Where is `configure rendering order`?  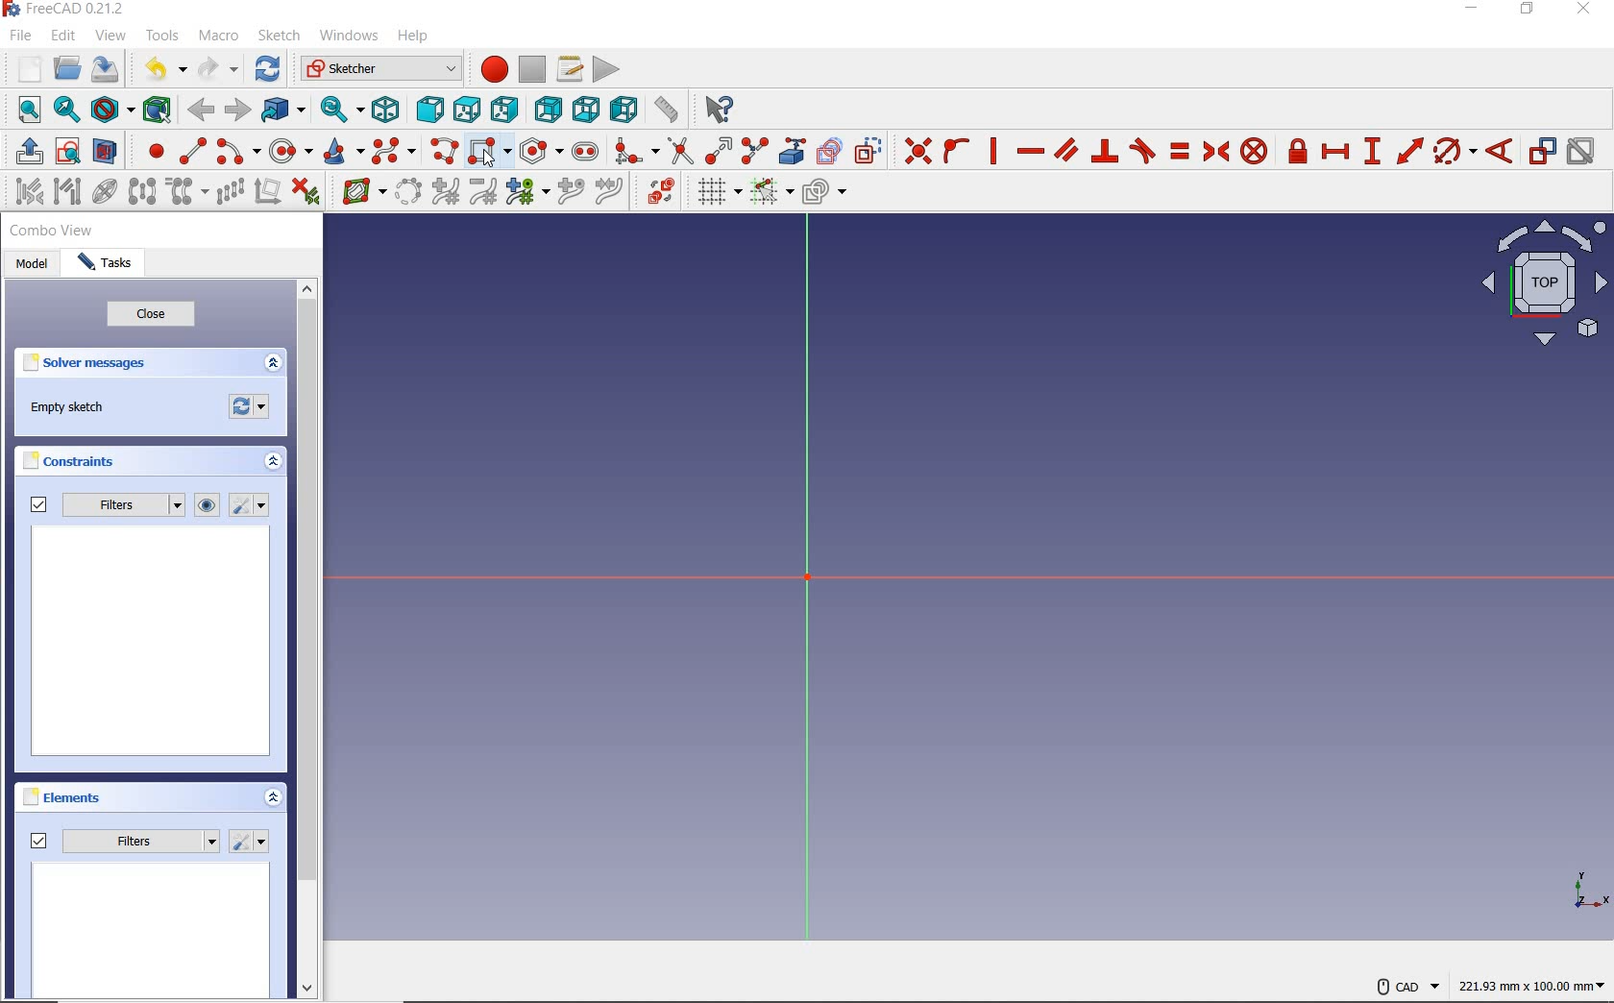
configure rendering order is located at coordinates (828, 195).